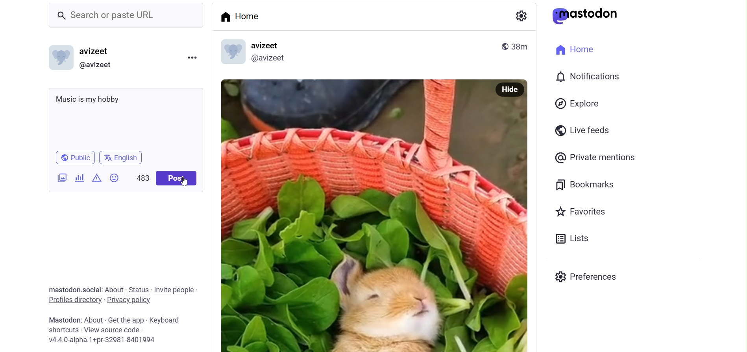 The image size is (747, 352). Describe the element at coordinates (62, 177) in the screenshot. I see `Add Image` at that location.